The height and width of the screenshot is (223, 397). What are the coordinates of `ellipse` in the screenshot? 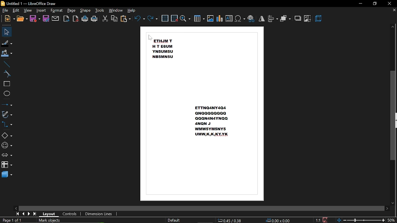 It's located at (7, 94).